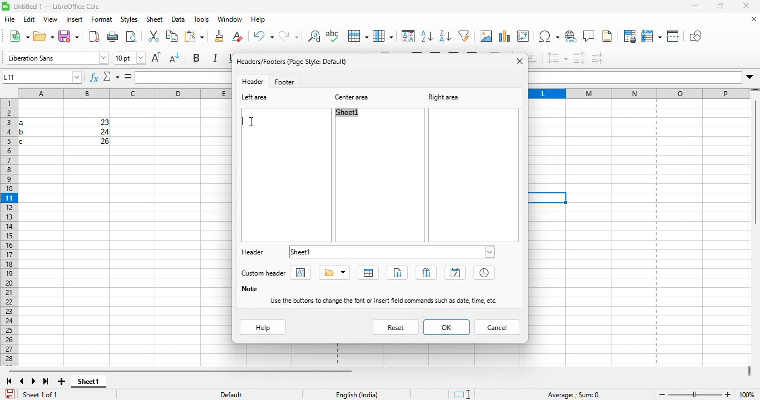  What do you see at coordinates (396, 252) in the screenshot?
I see `sheet 1` at bounding box center [396, 252].